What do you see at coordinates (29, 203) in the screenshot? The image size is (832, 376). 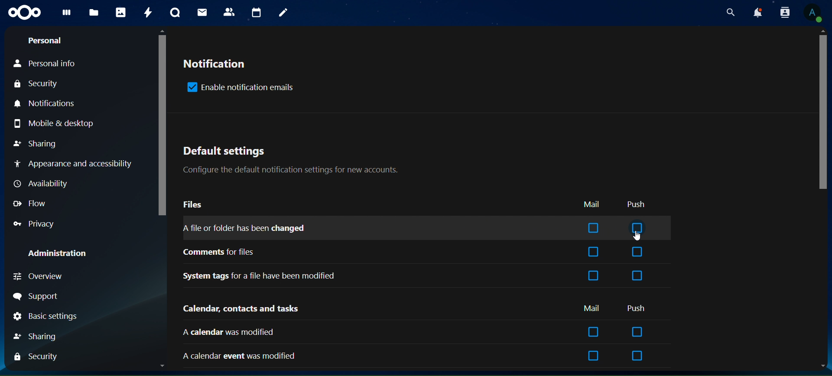 I see `flow` at bounding box center [29, 203].